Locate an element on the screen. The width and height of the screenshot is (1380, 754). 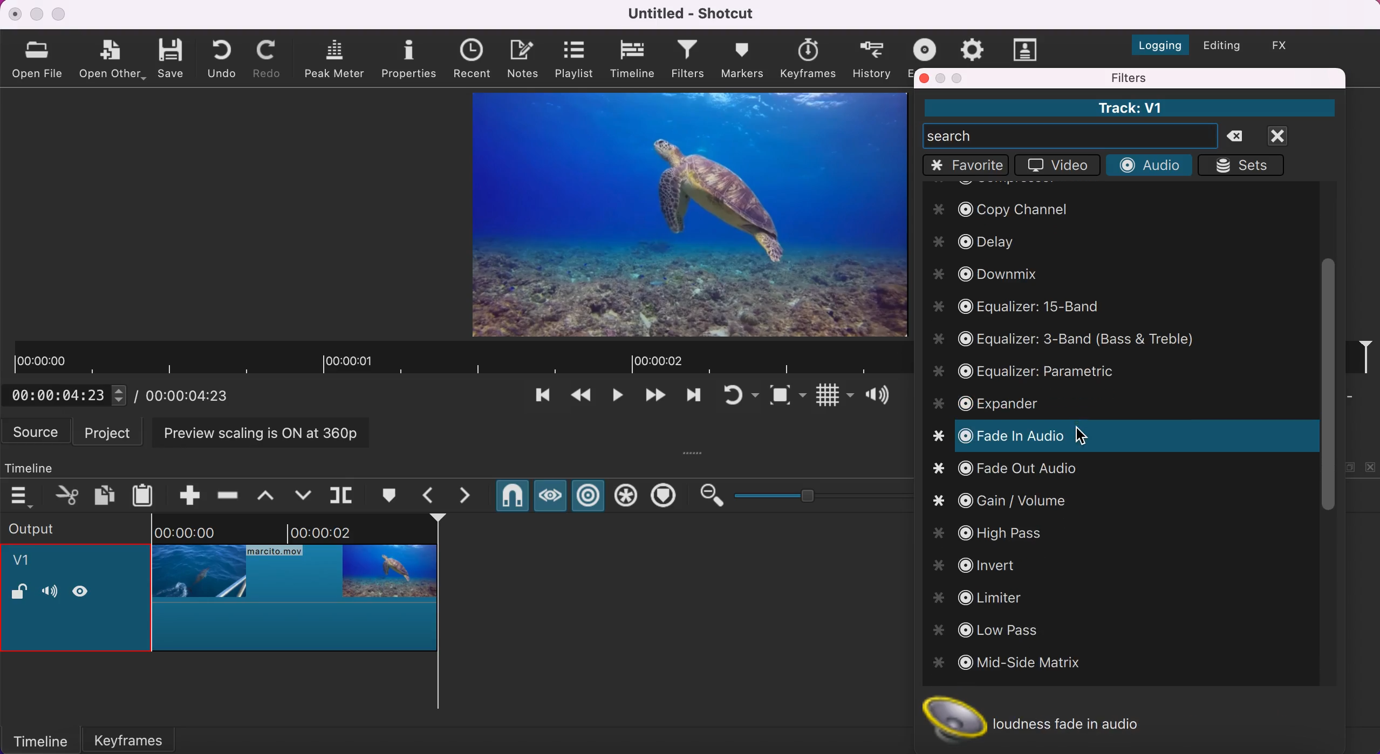
close is located at coordinates (925, 78).